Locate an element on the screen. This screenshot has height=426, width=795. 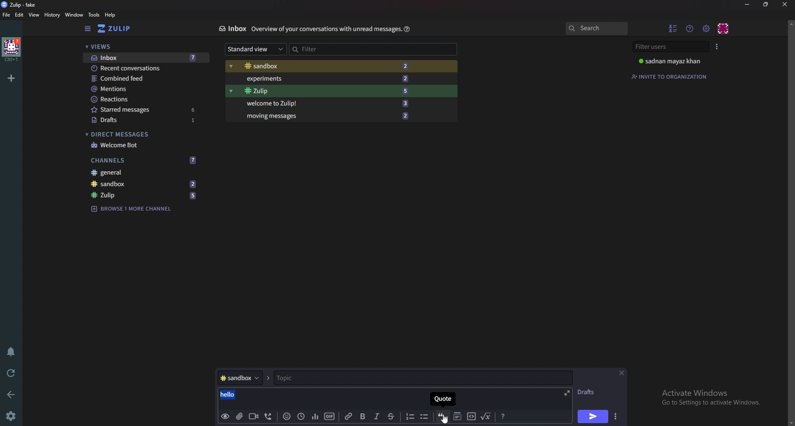
Personal menu is located at coordinates (724, 28).